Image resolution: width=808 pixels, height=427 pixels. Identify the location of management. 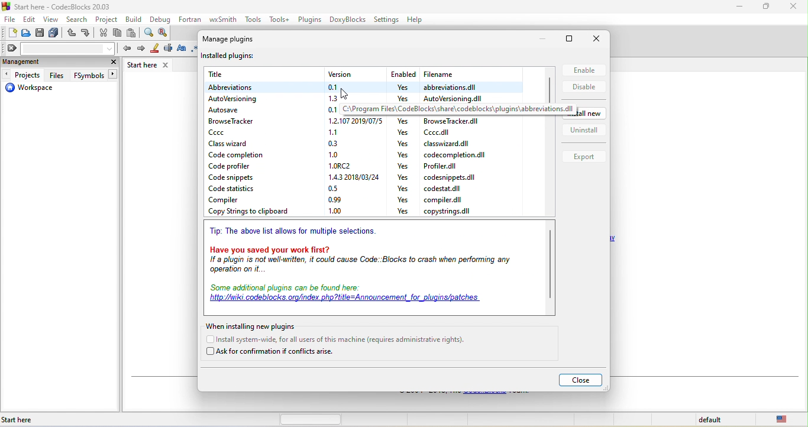
(50, 62).